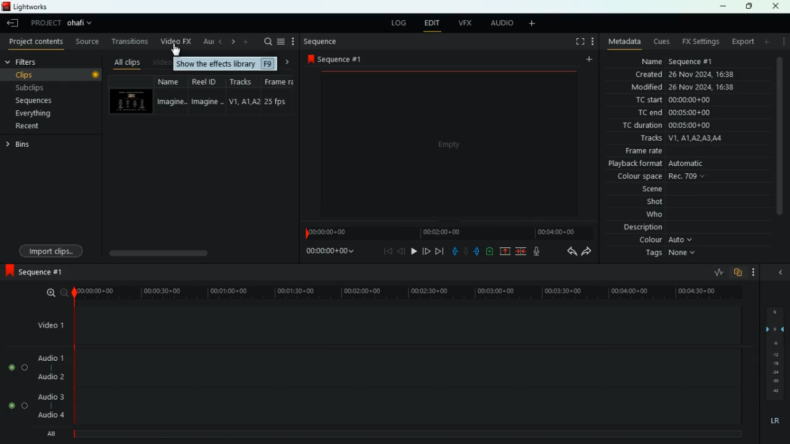 The image size is (790, 444). What do you see at coordinates (63, 292) in the screenshot?
I see `zoom out` at bounding box center [63, 292].